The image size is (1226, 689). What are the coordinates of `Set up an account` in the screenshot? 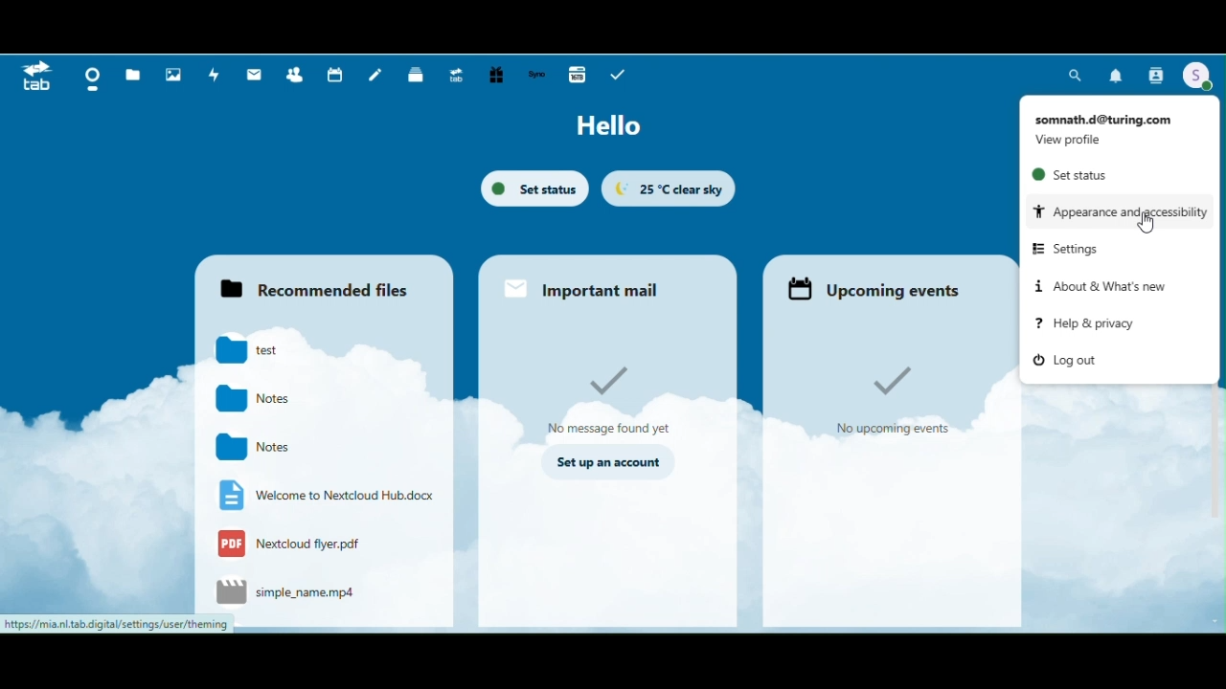 It's located at (607, 463).